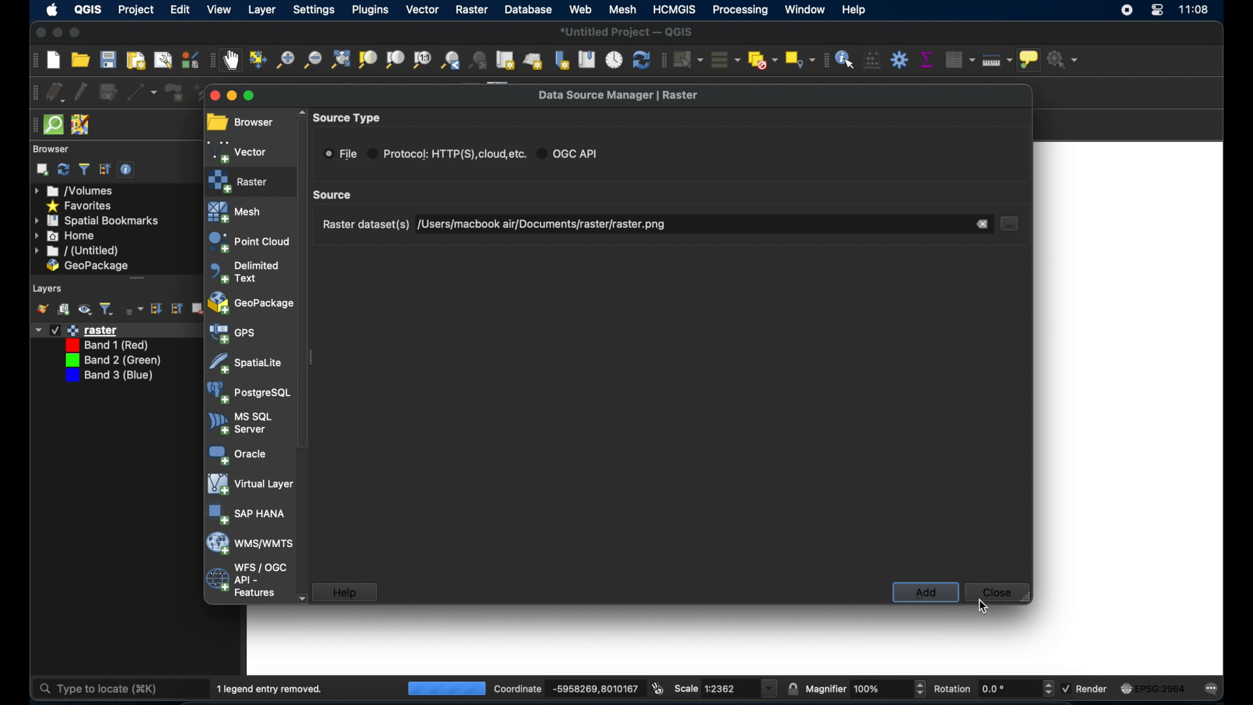 This screenshot has width=1253, height=705. Describe the element at coordinates (64, 309) in the screenshot. I see `add group` at that location.